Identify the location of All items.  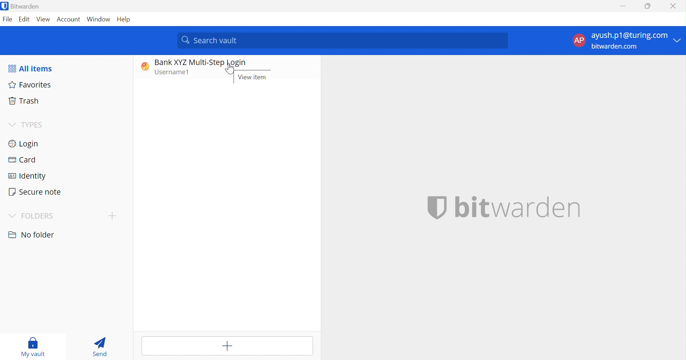
(30, 69).